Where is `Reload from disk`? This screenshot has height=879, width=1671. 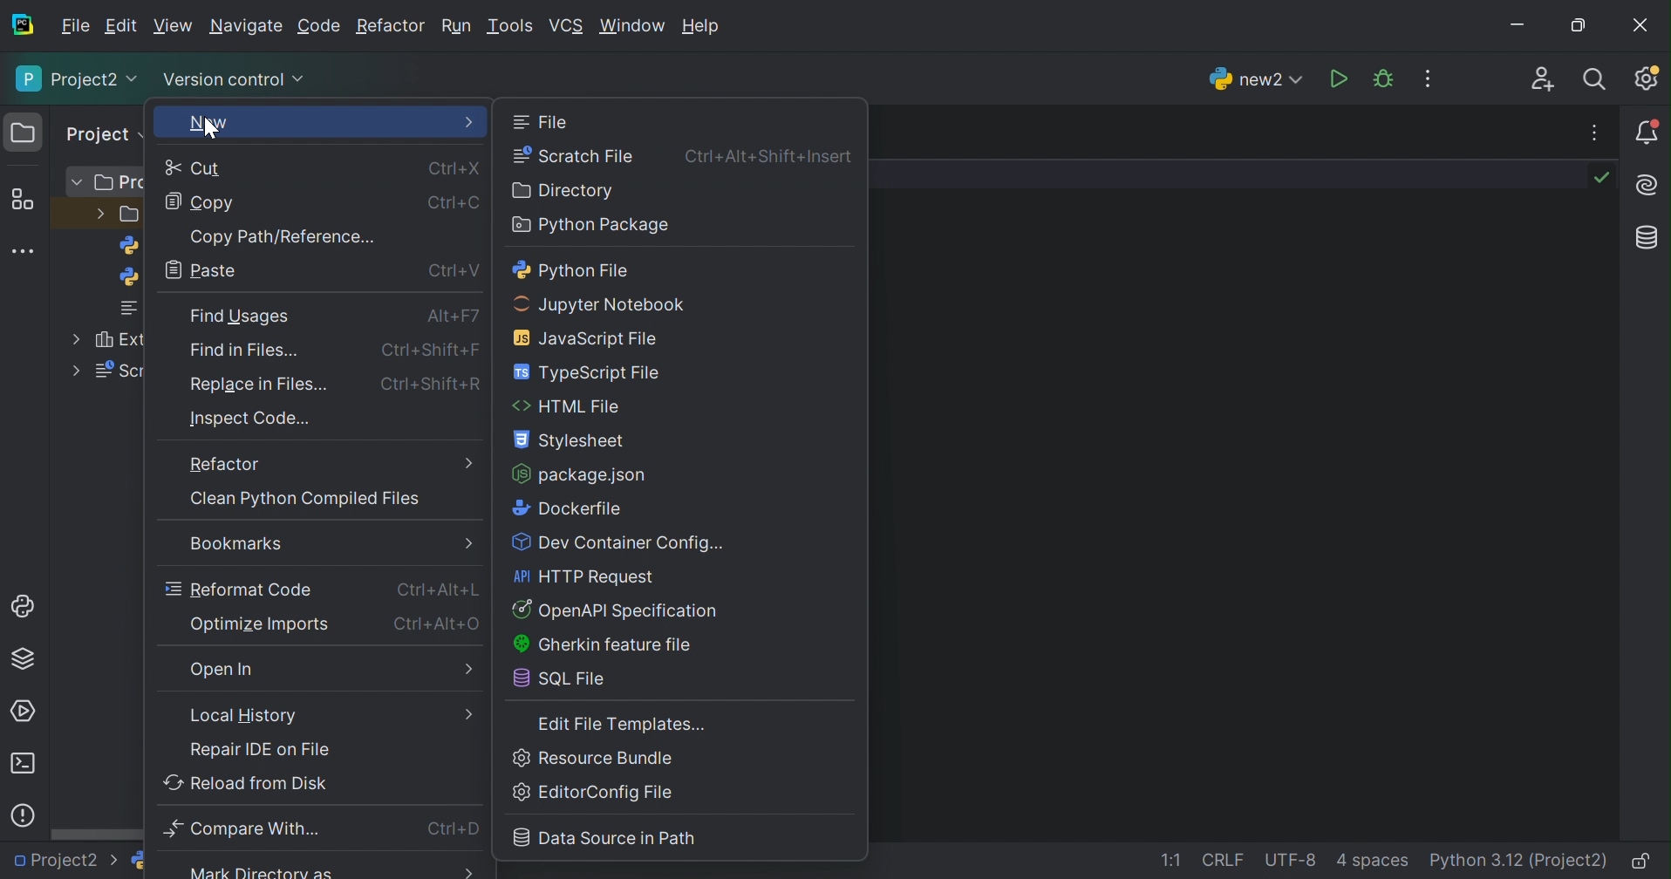 Reload from disk is located at coordinates (246, 782).